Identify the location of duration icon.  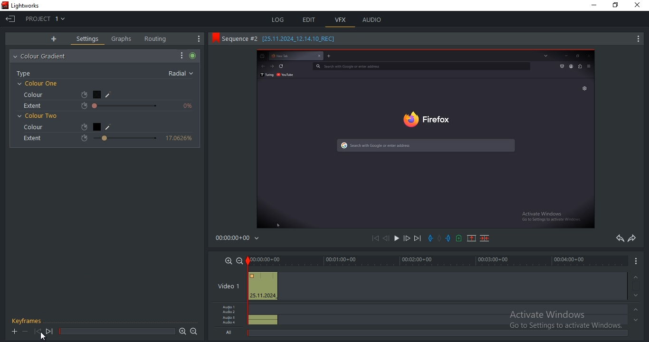
(82, 95).